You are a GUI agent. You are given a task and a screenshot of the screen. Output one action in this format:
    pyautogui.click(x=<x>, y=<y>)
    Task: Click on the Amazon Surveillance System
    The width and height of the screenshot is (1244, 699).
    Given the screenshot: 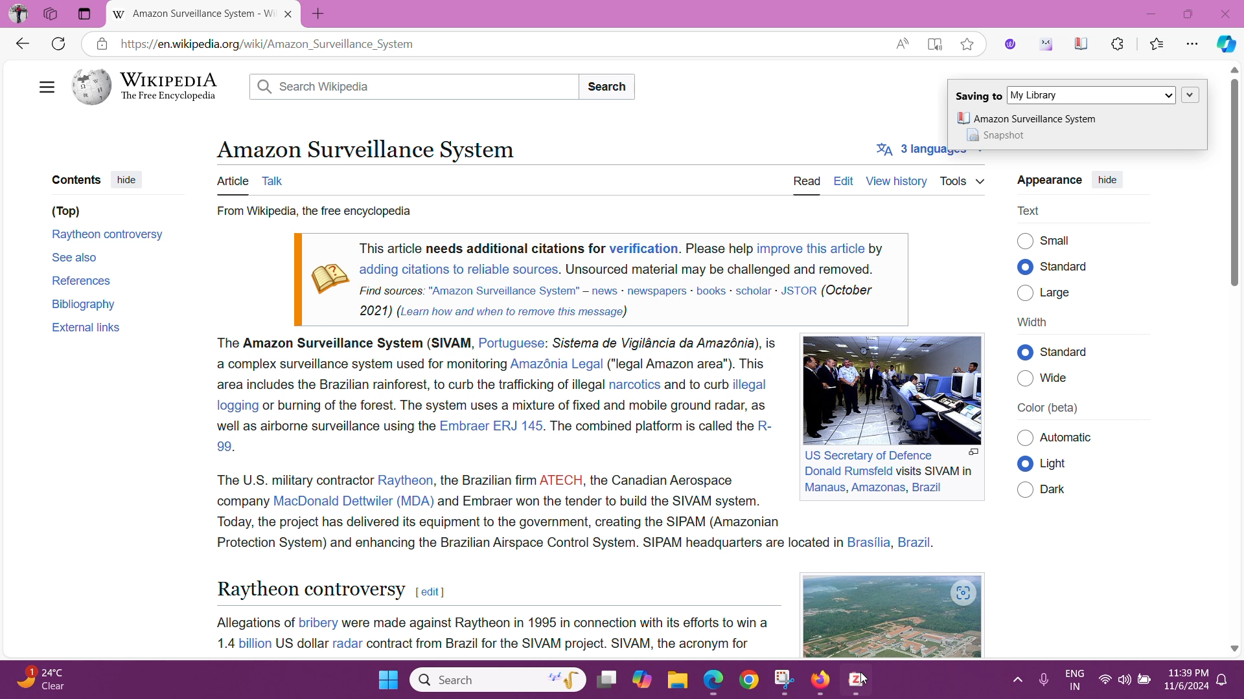 What is the action you would take?
    pyautogui.click(x=1026, y=118)
    